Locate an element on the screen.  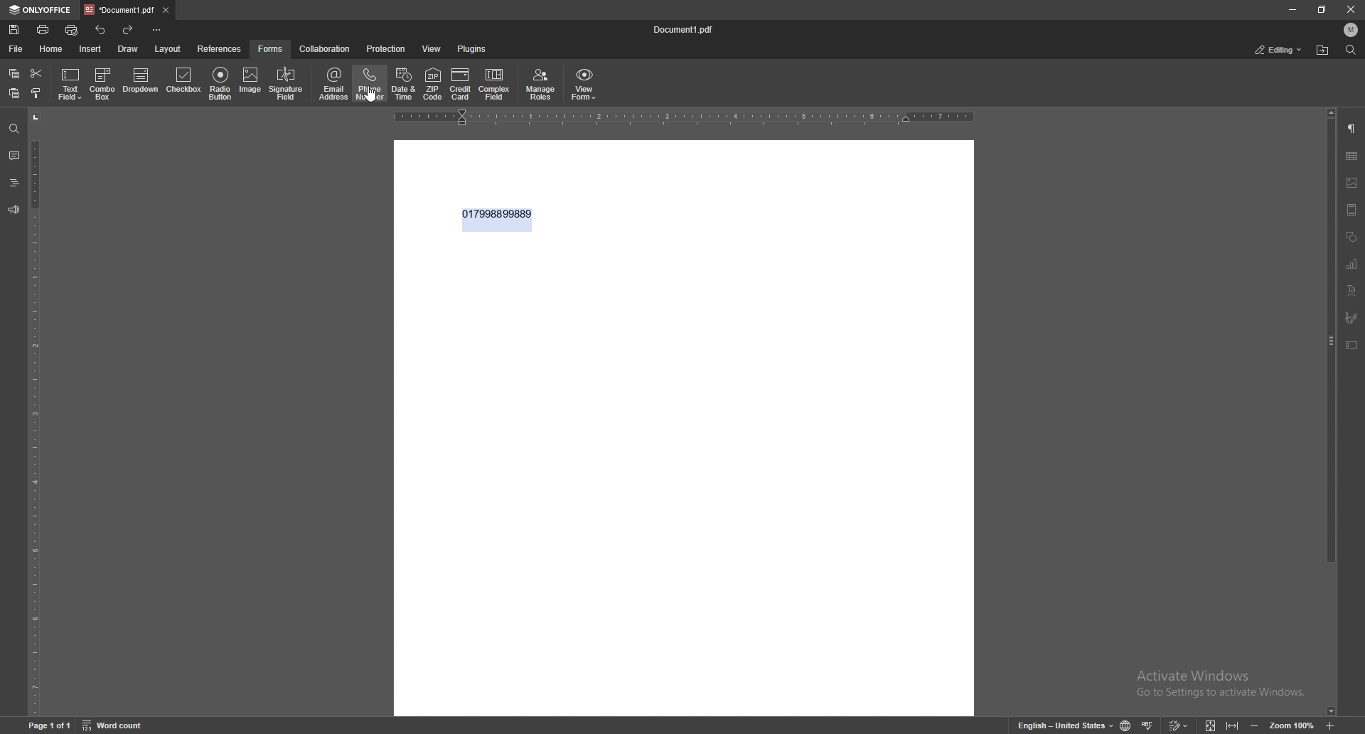
draw is located at coordinates (128, 49).